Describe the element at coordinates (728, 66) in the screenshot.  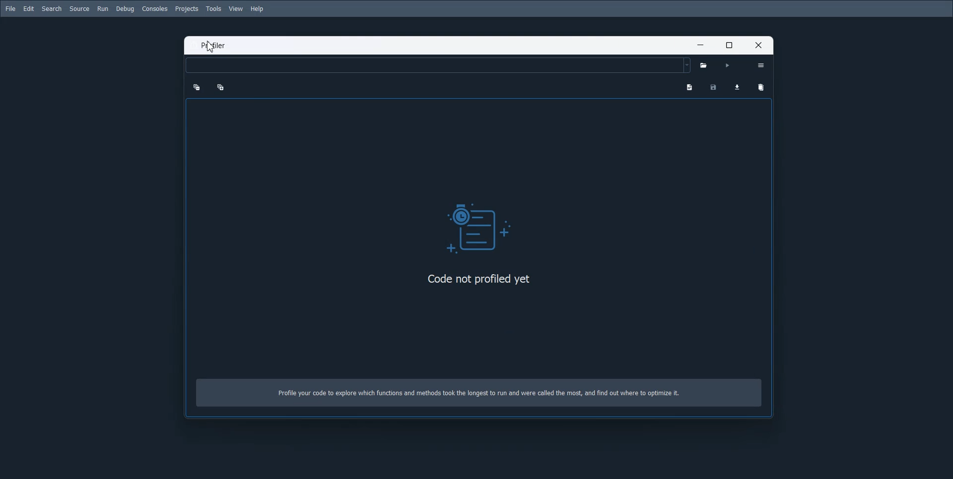
I see `Run Profile` at that location.